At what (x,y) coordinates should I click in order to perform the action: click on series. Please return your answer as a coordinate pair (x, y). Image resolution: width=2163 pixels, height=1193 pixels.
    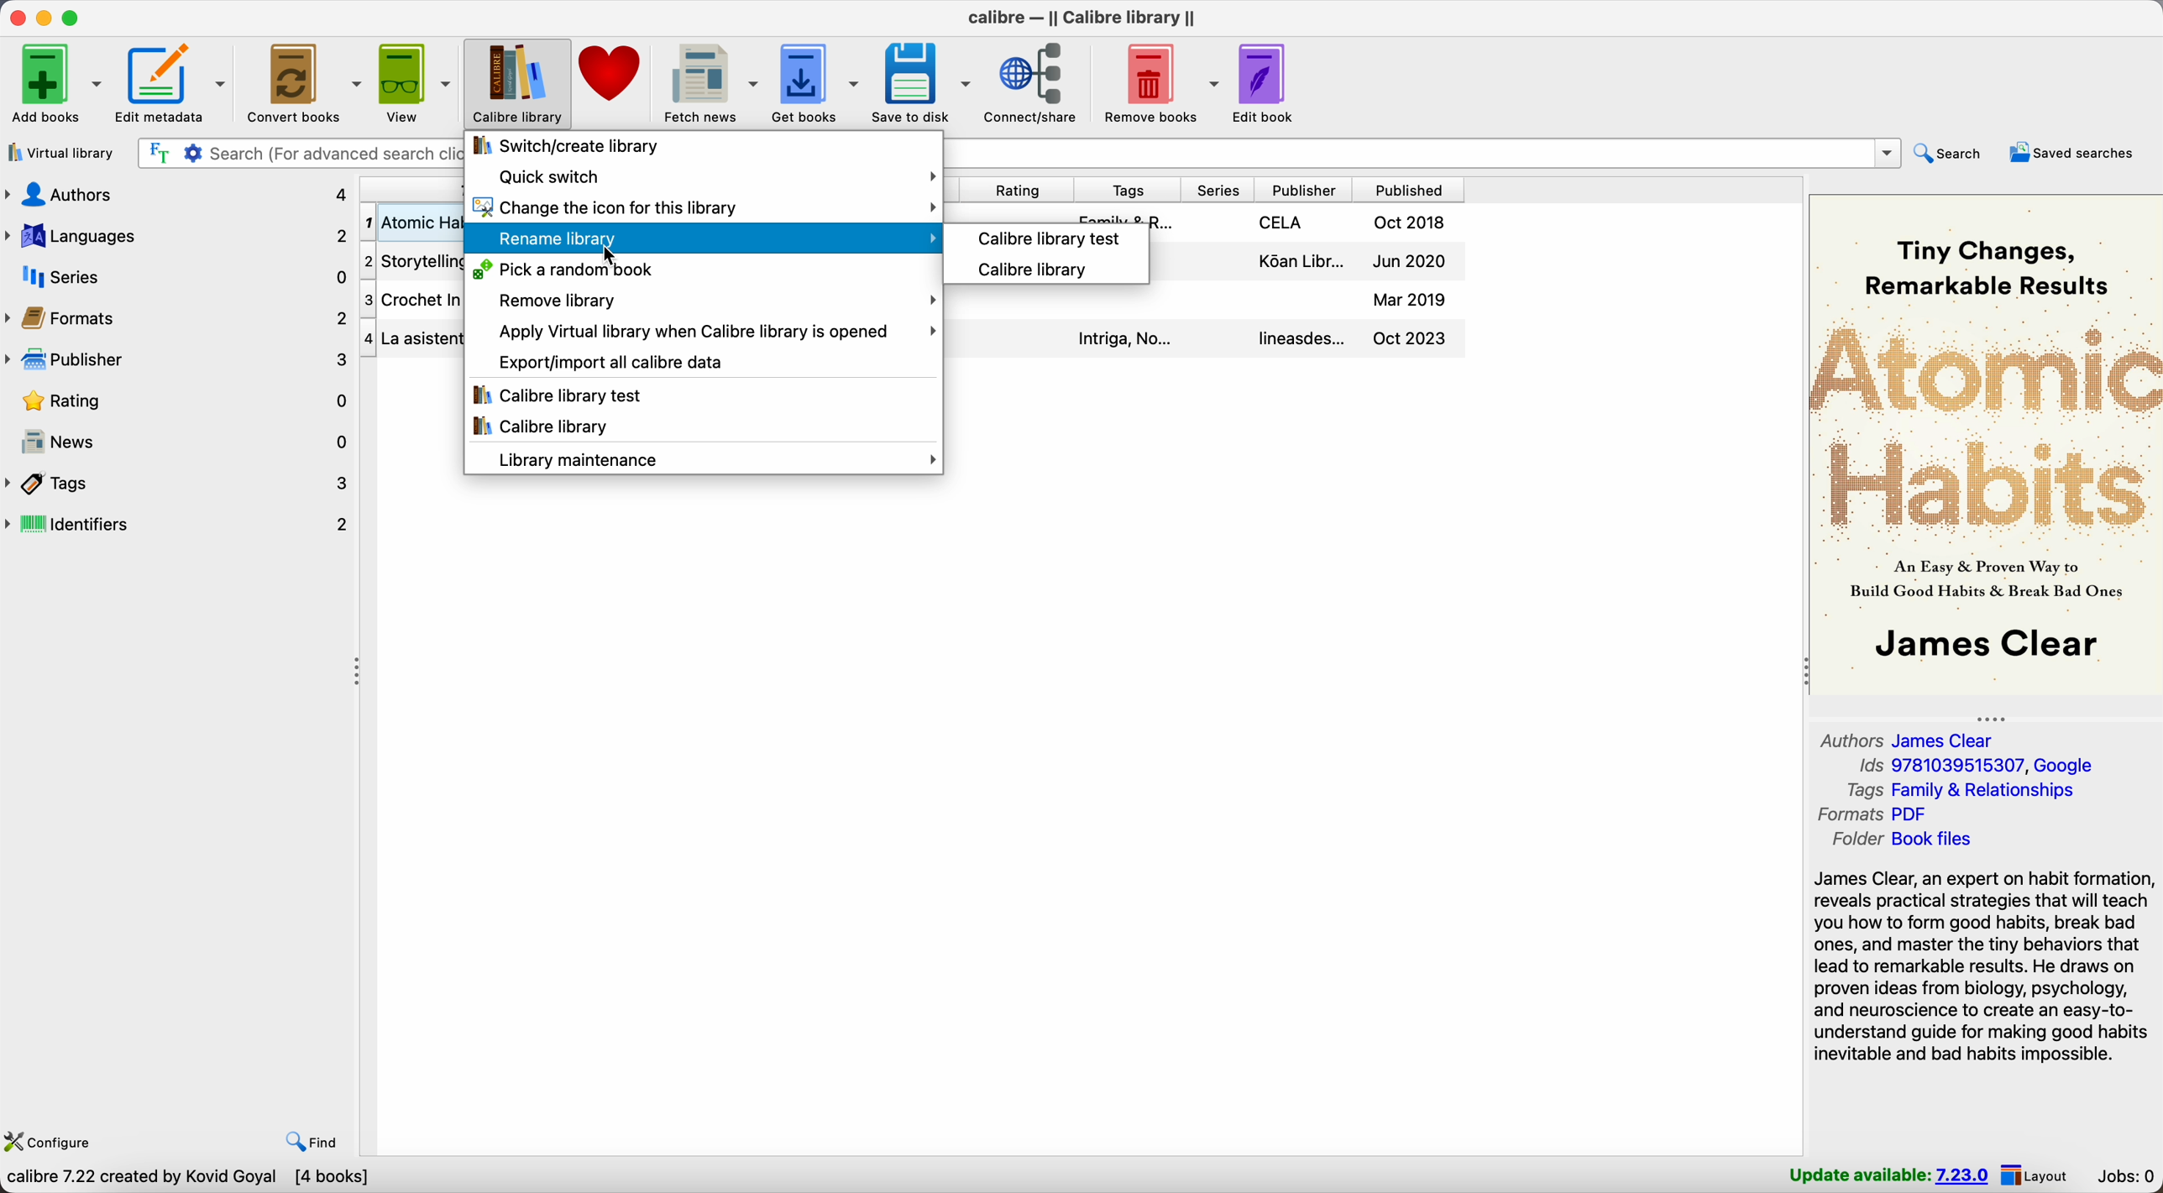
    Looking at the image, I should click on (1218, 191).